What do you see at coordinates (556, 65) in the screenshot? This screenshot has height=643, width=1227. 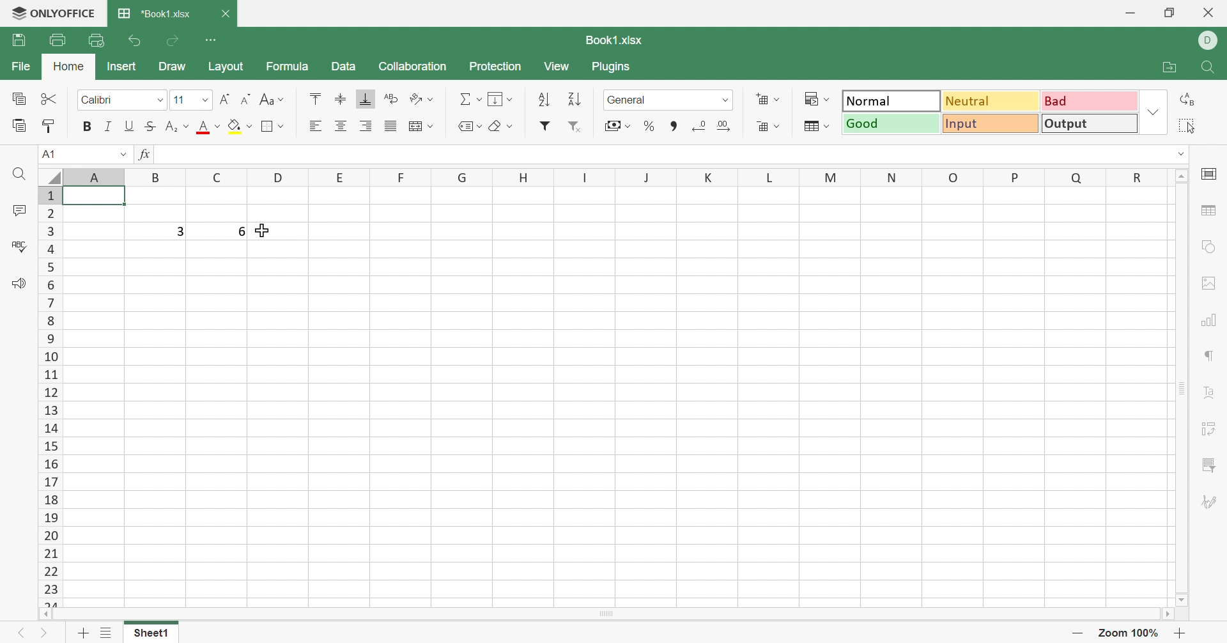 I see `View` at bounding box center [556, 65].